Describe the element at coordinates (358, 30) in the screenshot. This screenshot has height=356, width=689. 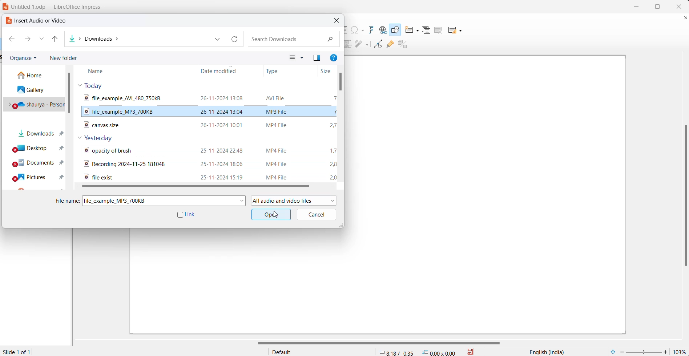
I see `insert special character` at that location.